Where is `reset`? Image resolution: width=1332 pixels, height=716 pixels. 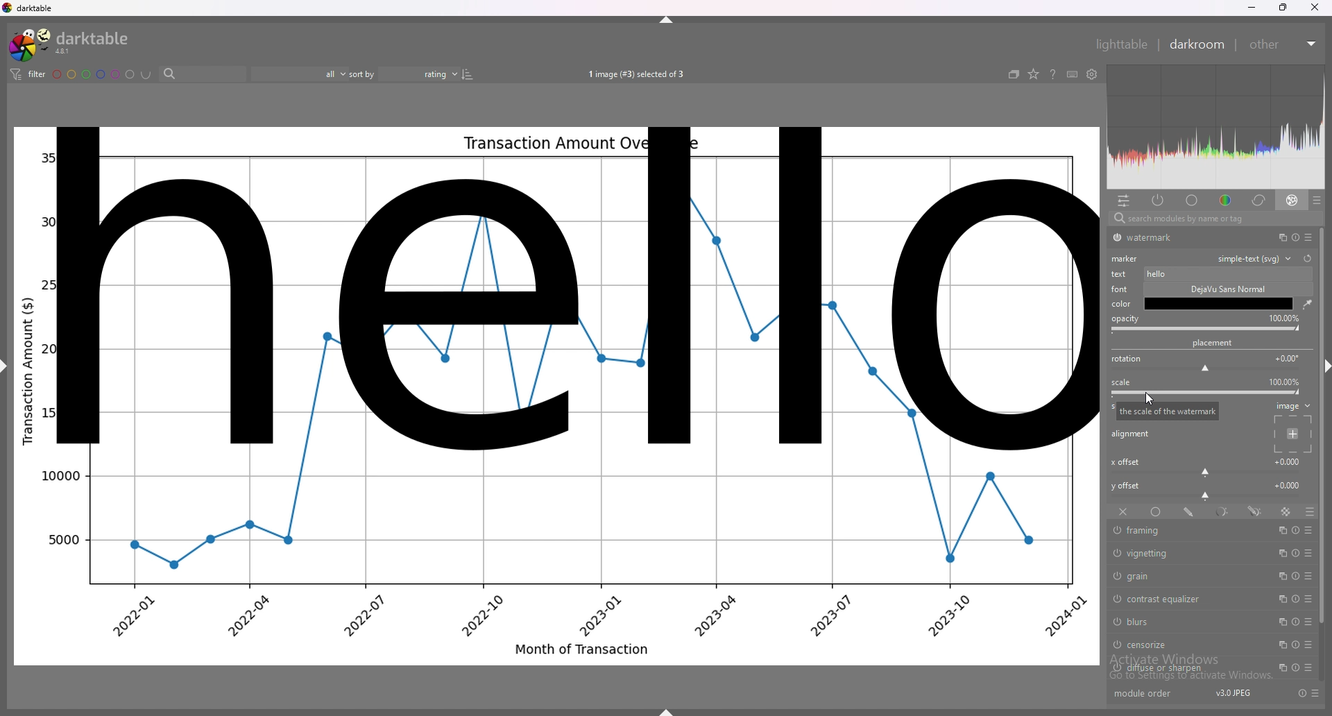
reset is located at coordinates (1295, 576).